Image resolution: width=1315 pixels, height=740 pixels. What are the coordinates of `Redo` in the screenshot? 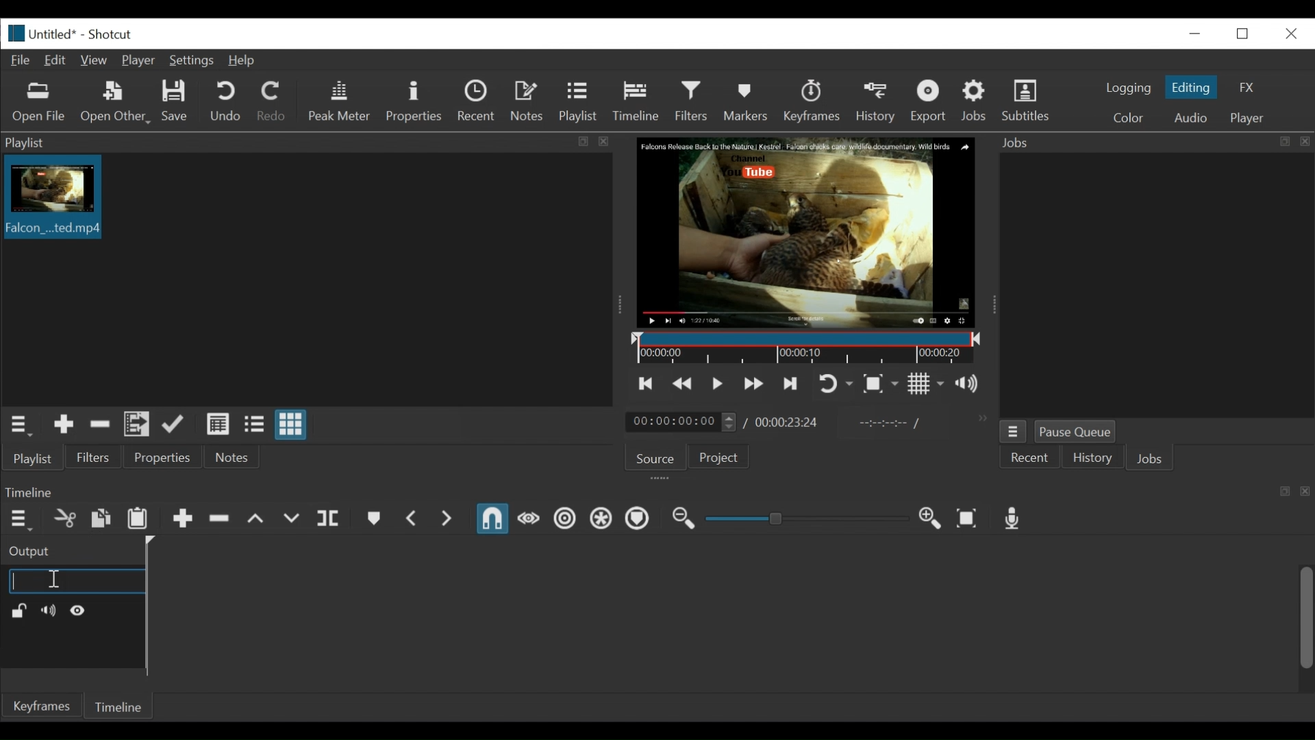 It's located at (271, 101).